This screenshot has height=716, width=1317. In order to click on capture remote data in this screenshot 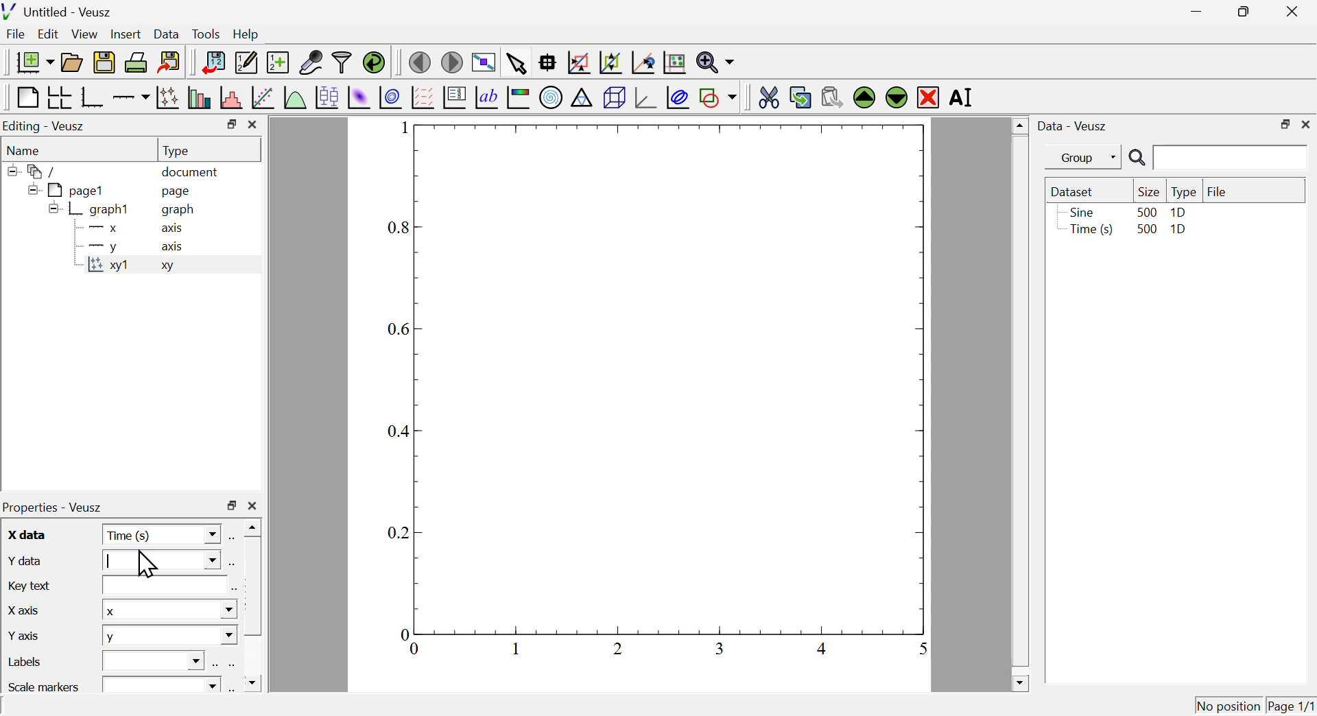, I will do `click(310, 62)`.